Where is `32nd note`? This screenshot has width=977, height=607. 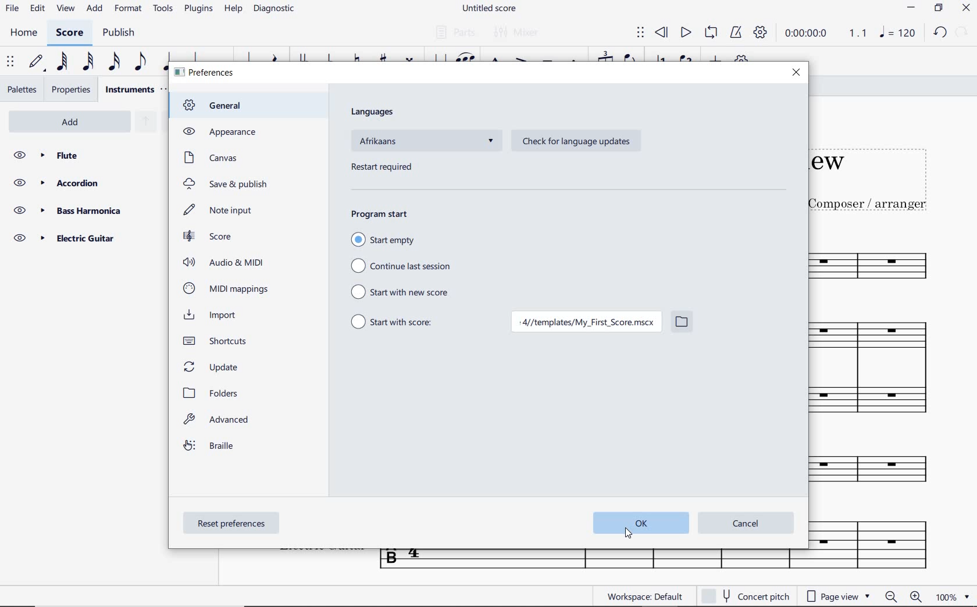 32nd note is located at coordinates (86, 62).